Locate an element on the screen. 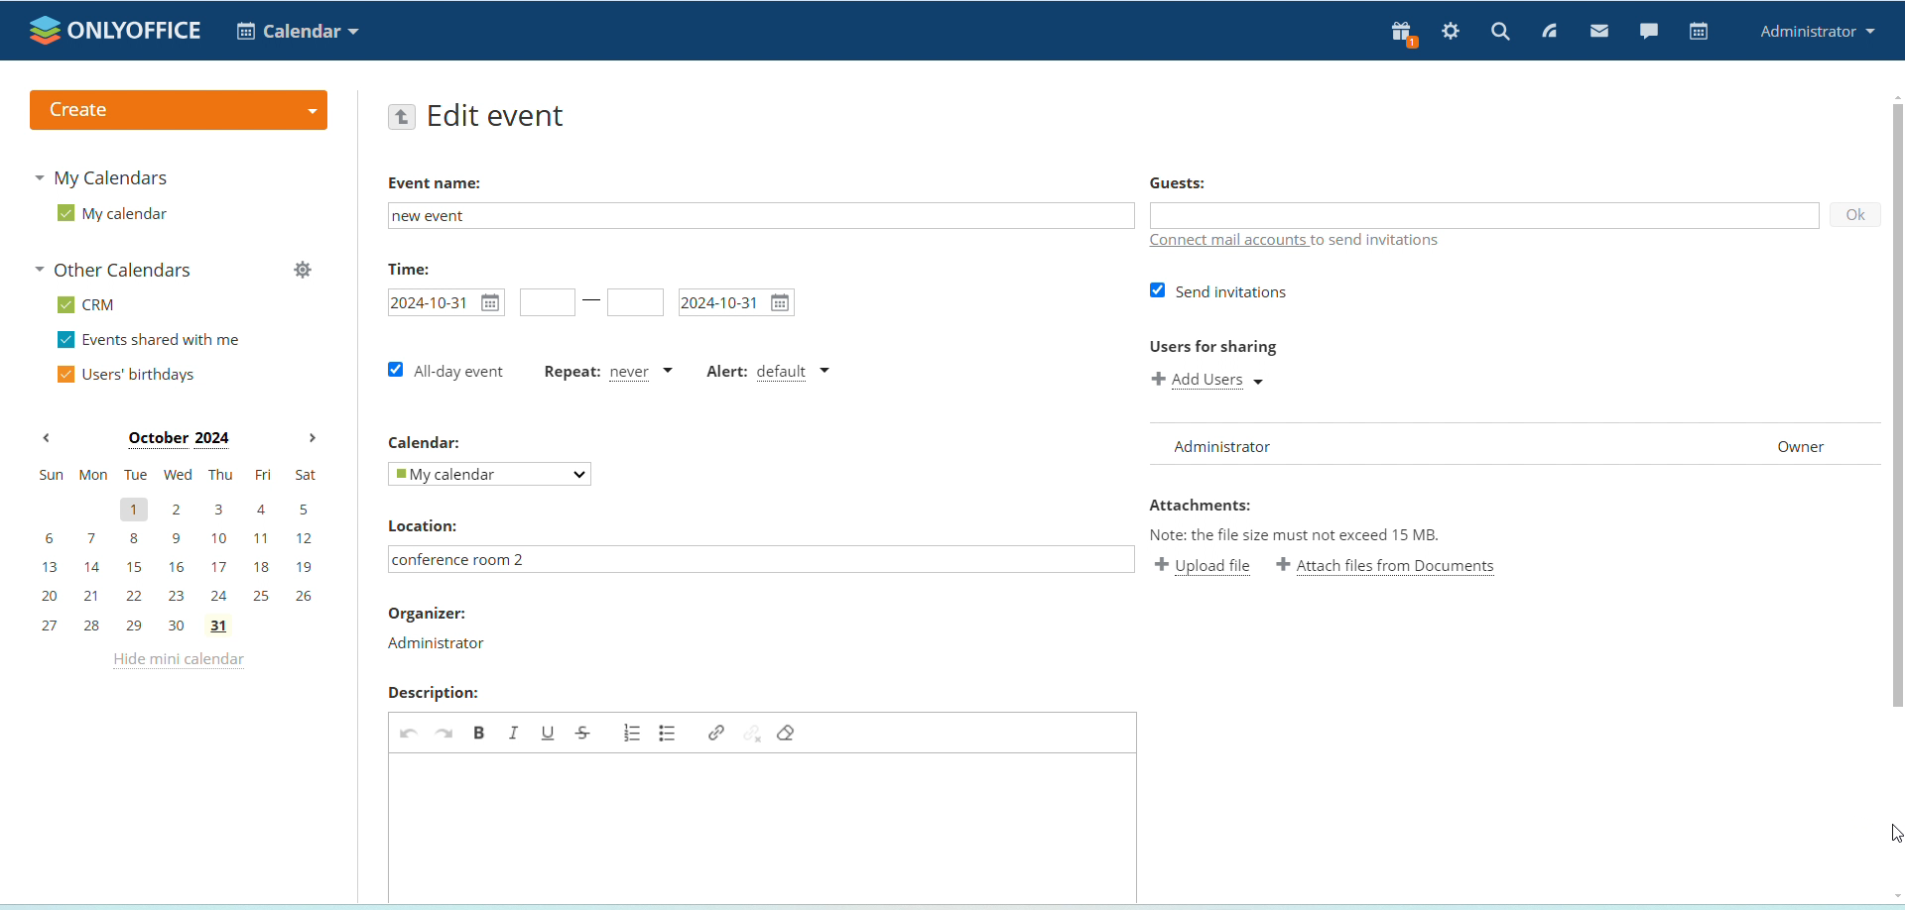 This screenshot has width=1905, height=910. send invitations is located at coordinates (1218, 292).